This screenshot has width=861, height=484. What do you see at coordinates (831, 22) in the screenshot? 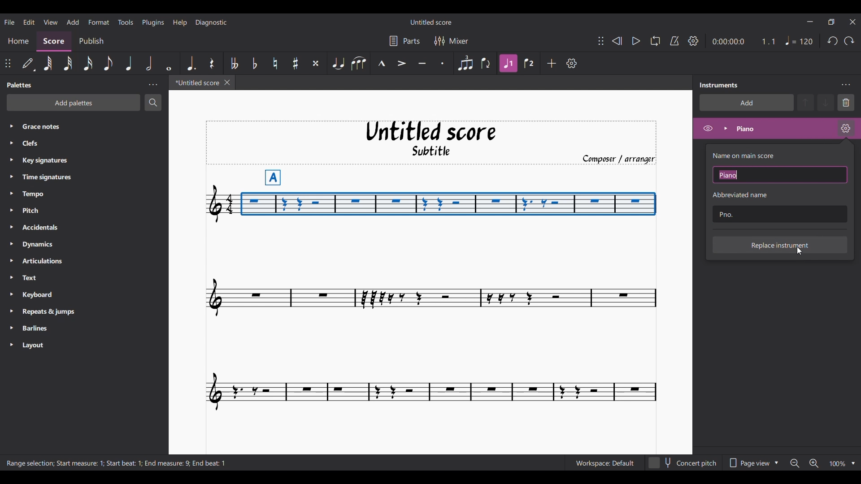
I see `Show in a smaller interface` at bounding box center [831, 22].